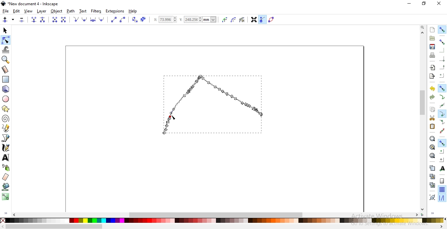  I want to click on create or edit gradients, so click(5, 197).